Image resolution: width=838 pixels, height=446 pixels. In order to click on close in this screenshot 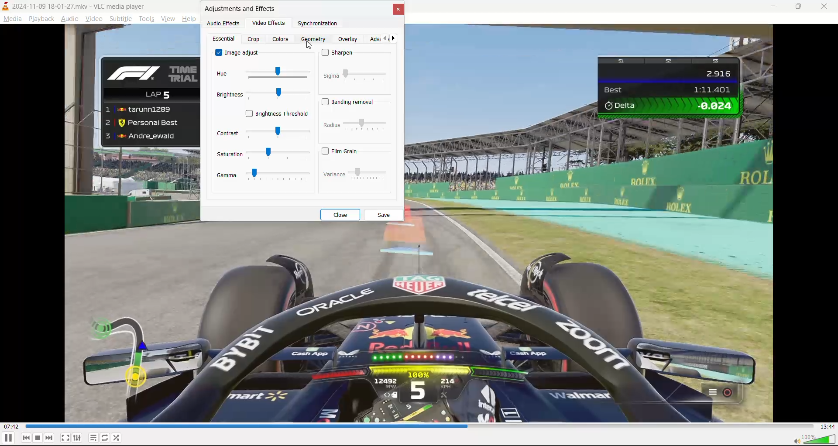, I will do `click(397, 10)`.